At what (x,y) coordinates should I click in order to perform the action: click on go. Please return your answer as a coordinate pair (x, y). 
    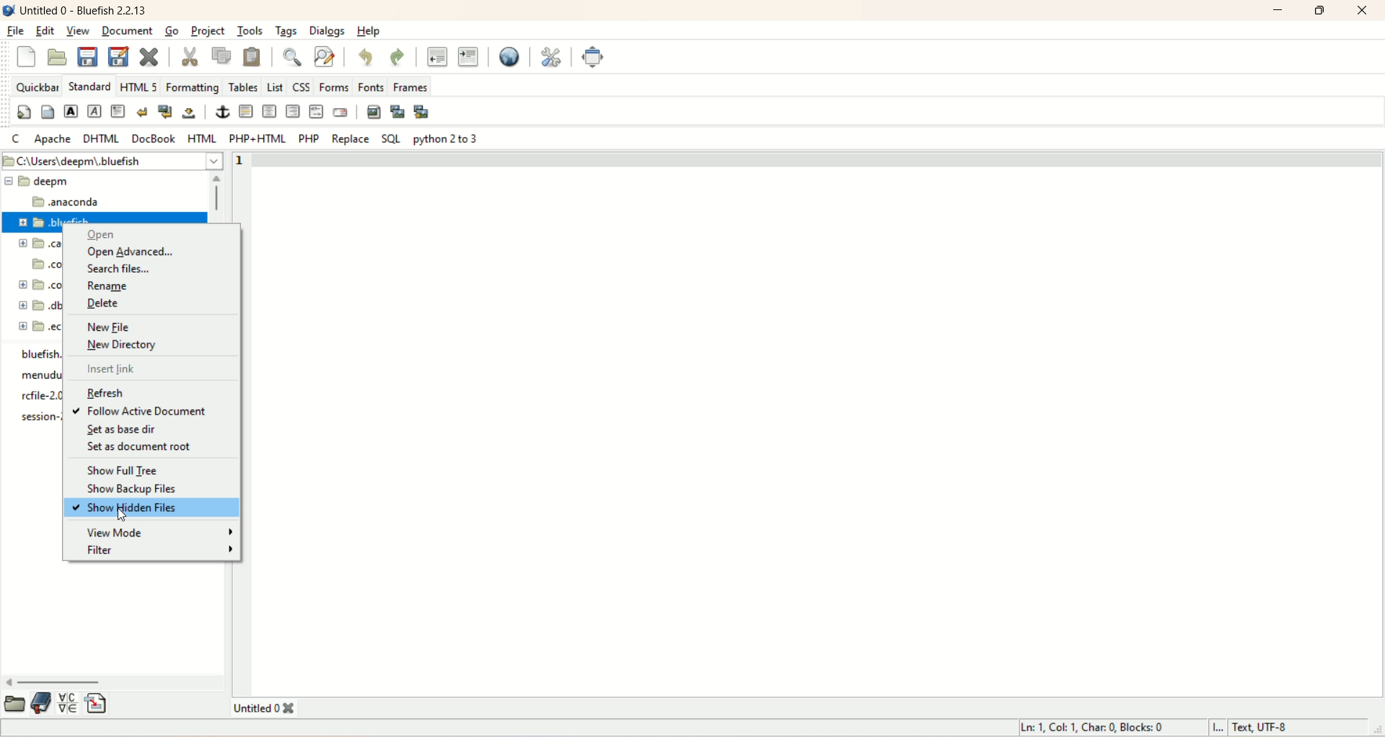
    Looking at the image, I should click on (172, 32).